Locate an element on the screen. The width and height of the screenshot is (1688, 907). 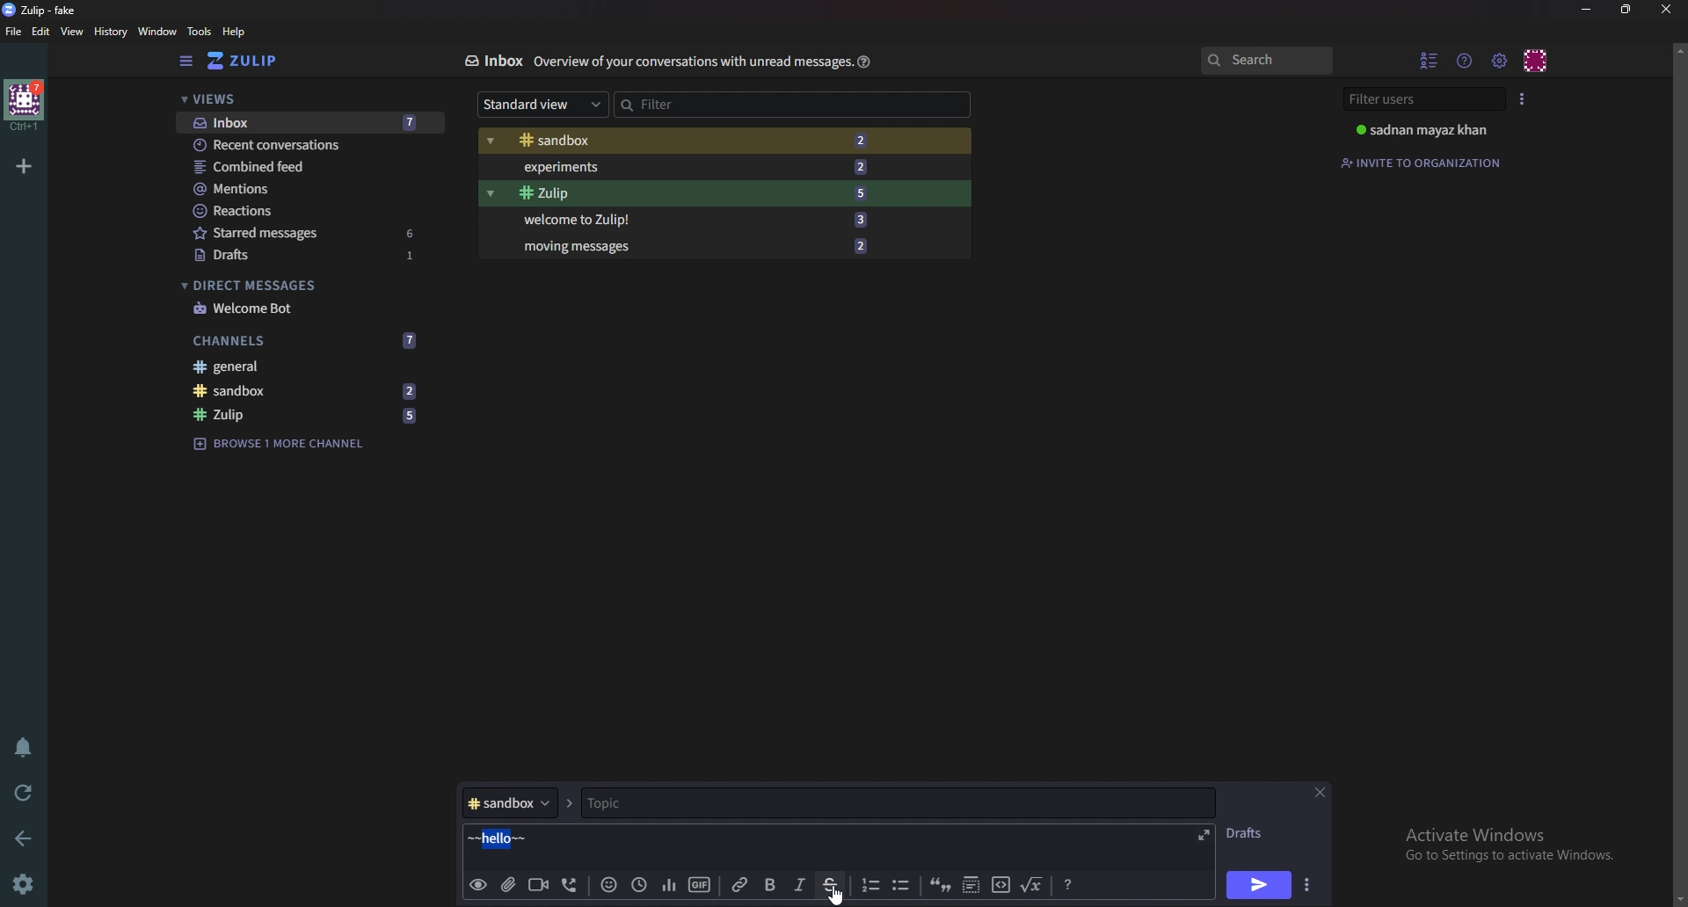
back is located at coordinates (22, 837).